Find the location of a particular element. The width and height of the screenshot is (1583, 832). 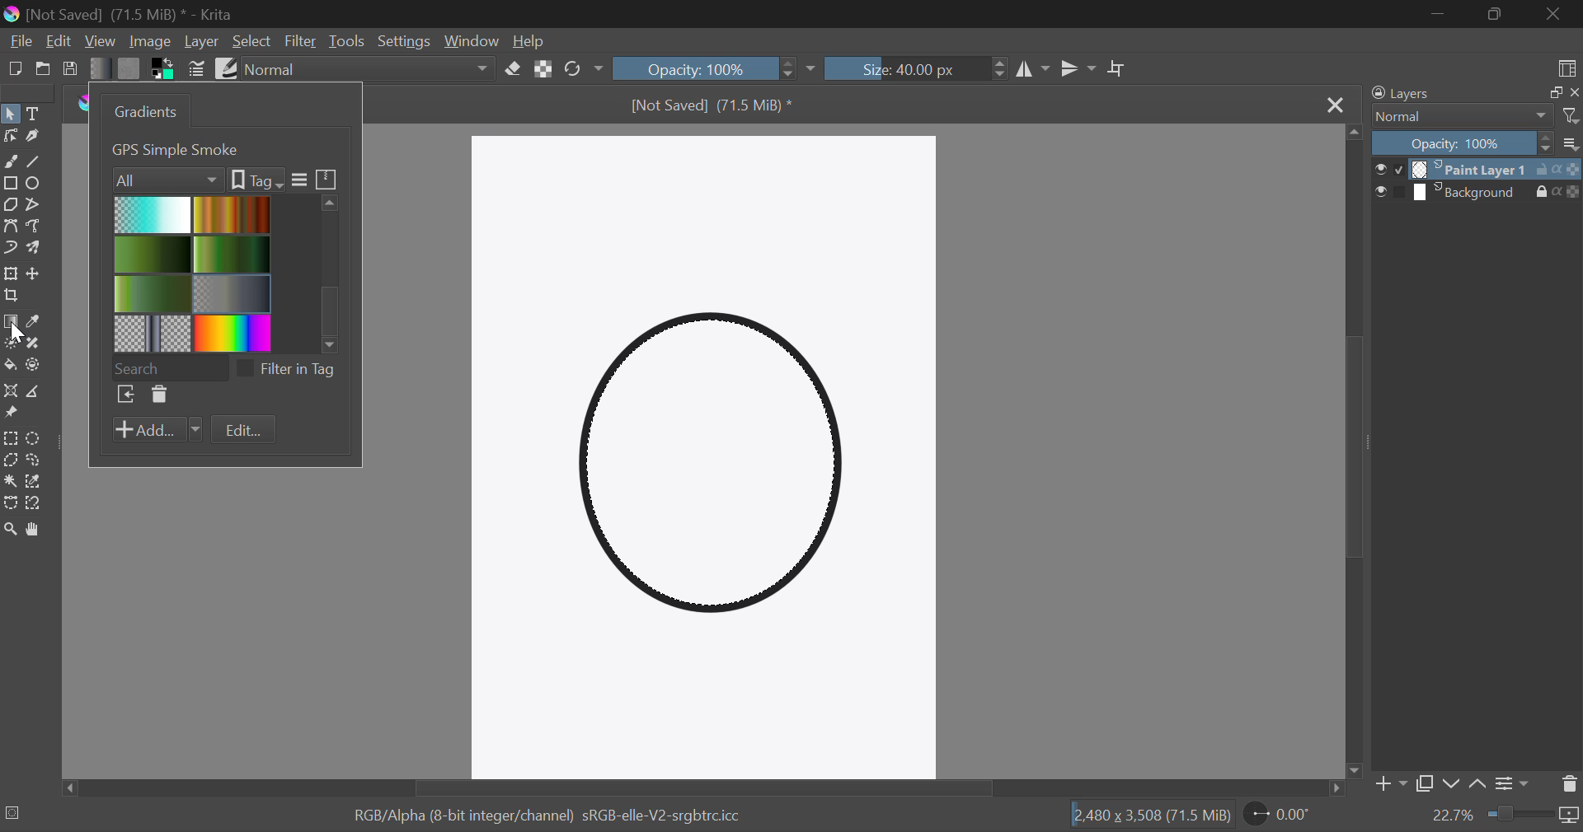

Polygon Selection Tool is located at coordinates (10, 460).